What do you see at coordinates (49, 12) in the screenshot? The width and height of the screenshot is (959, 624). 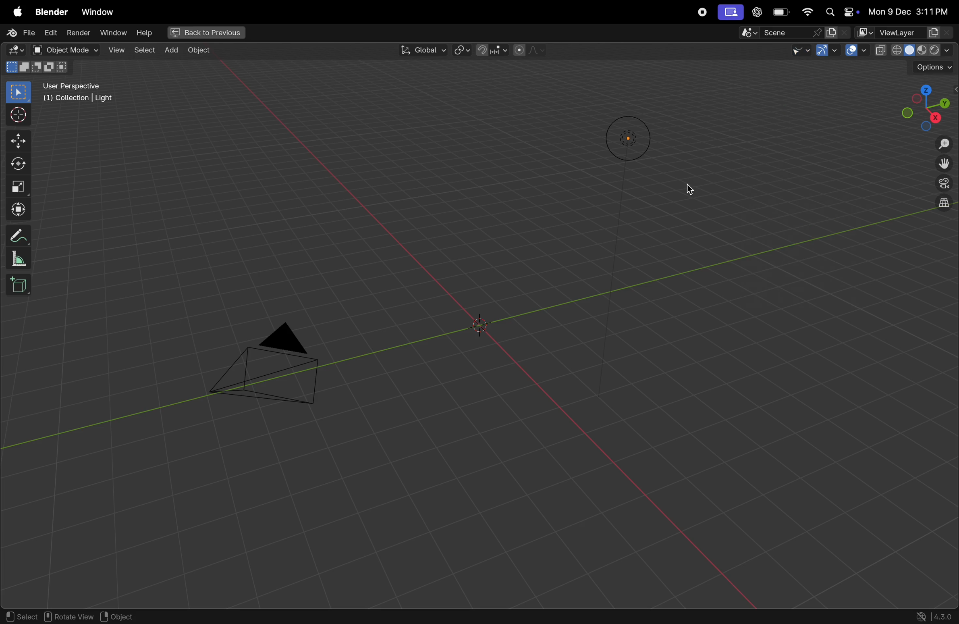 I see `blender` at bounding box center [49, 12].